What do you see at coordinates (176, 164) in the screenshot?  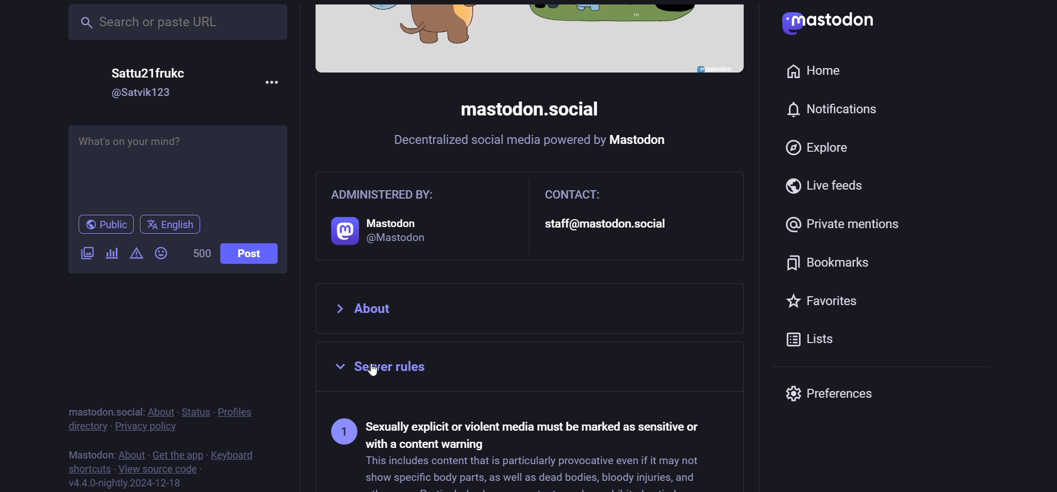 I see `post here` at bounding box center [176, 164].